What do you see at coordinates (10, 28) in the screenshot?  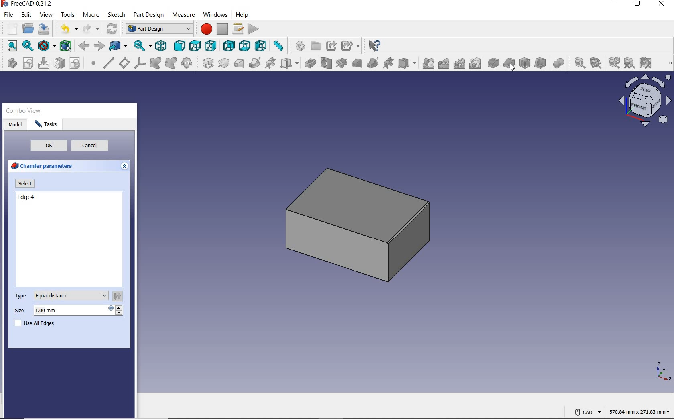 I see `new` at bounding box center [10, 28].